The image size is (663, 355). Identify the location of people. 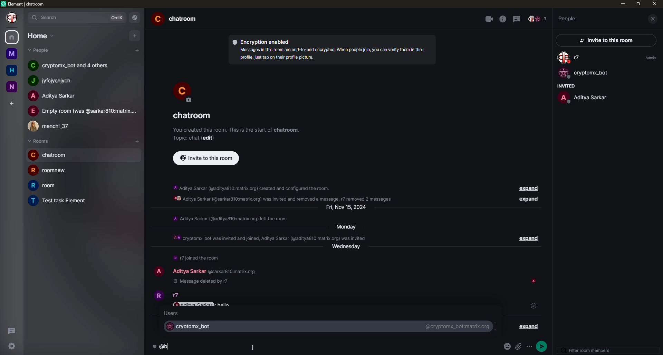
(83, 111).